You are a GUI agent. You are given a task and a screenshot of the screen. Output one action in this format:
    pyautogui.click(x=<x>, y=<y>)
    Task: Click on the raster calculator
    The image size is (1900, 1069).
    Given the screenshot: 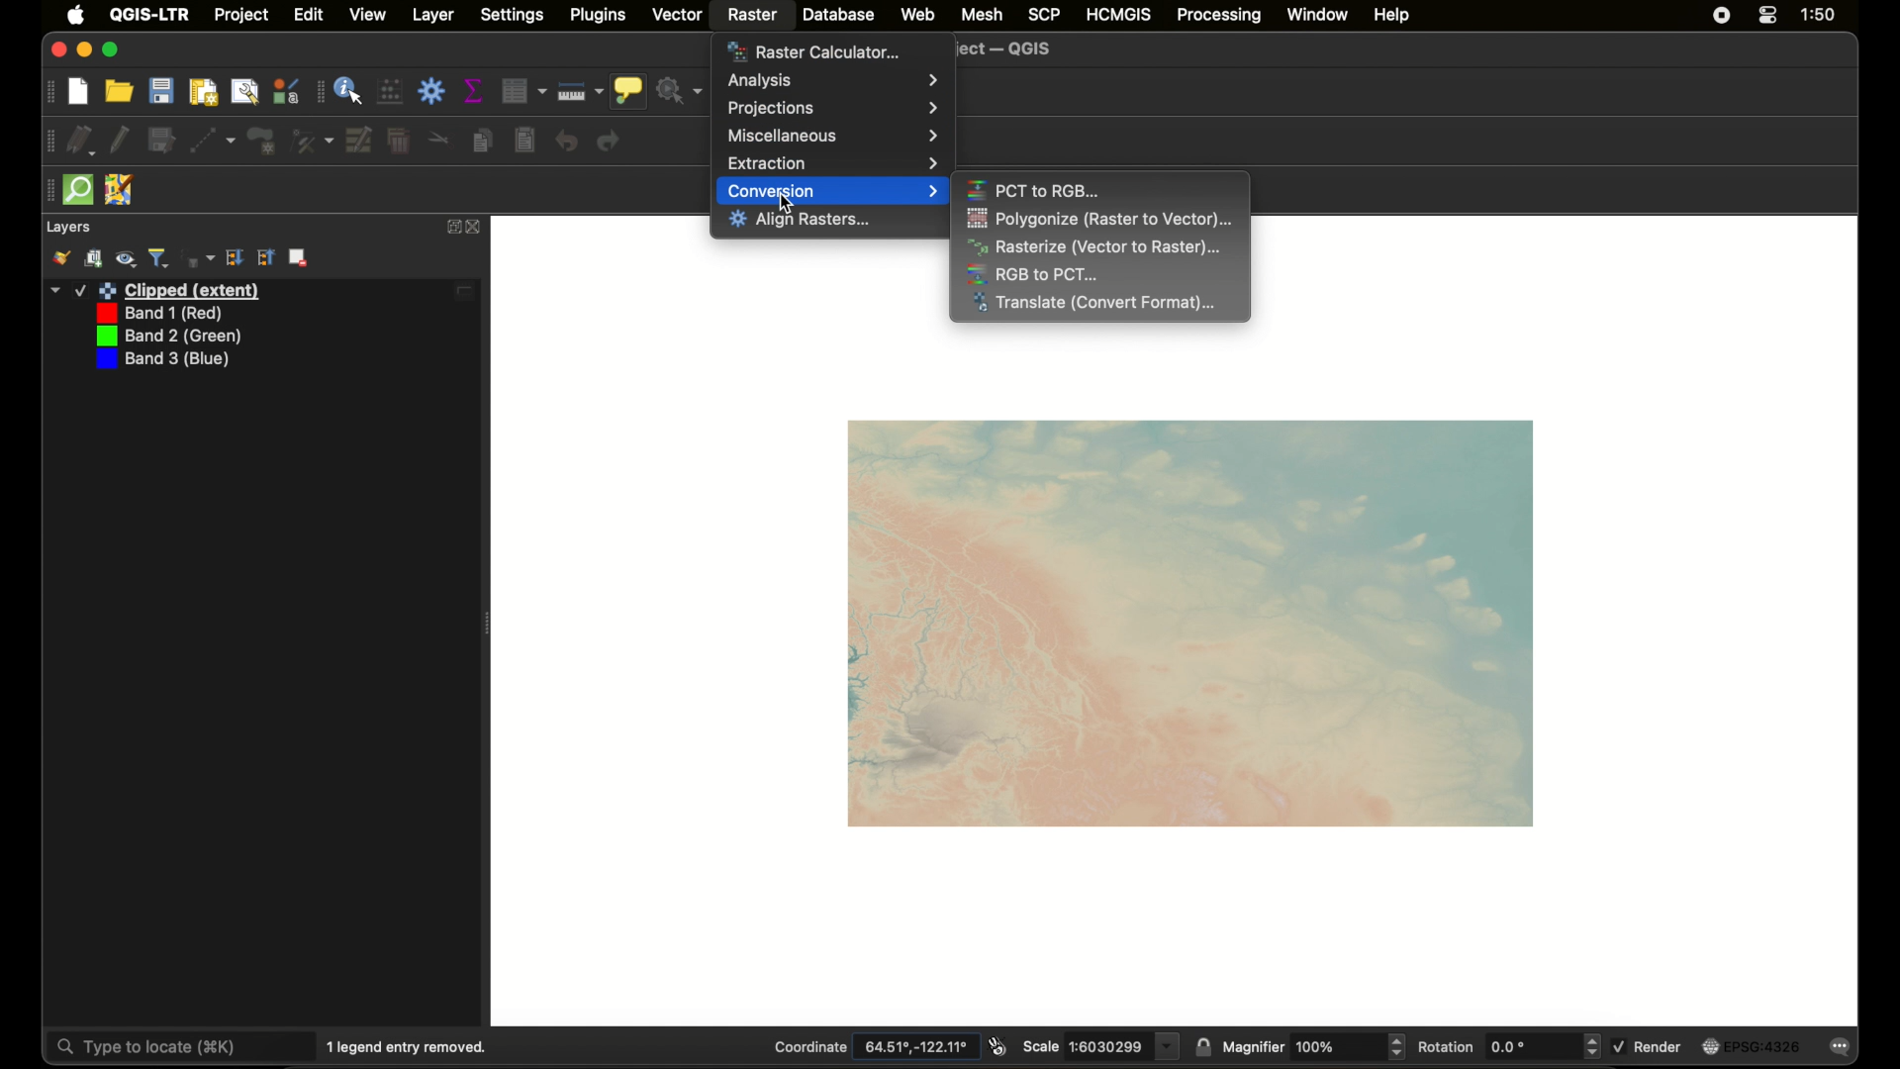 What is the action you would take?
    pyautogui.click(x=813, y=51)
    